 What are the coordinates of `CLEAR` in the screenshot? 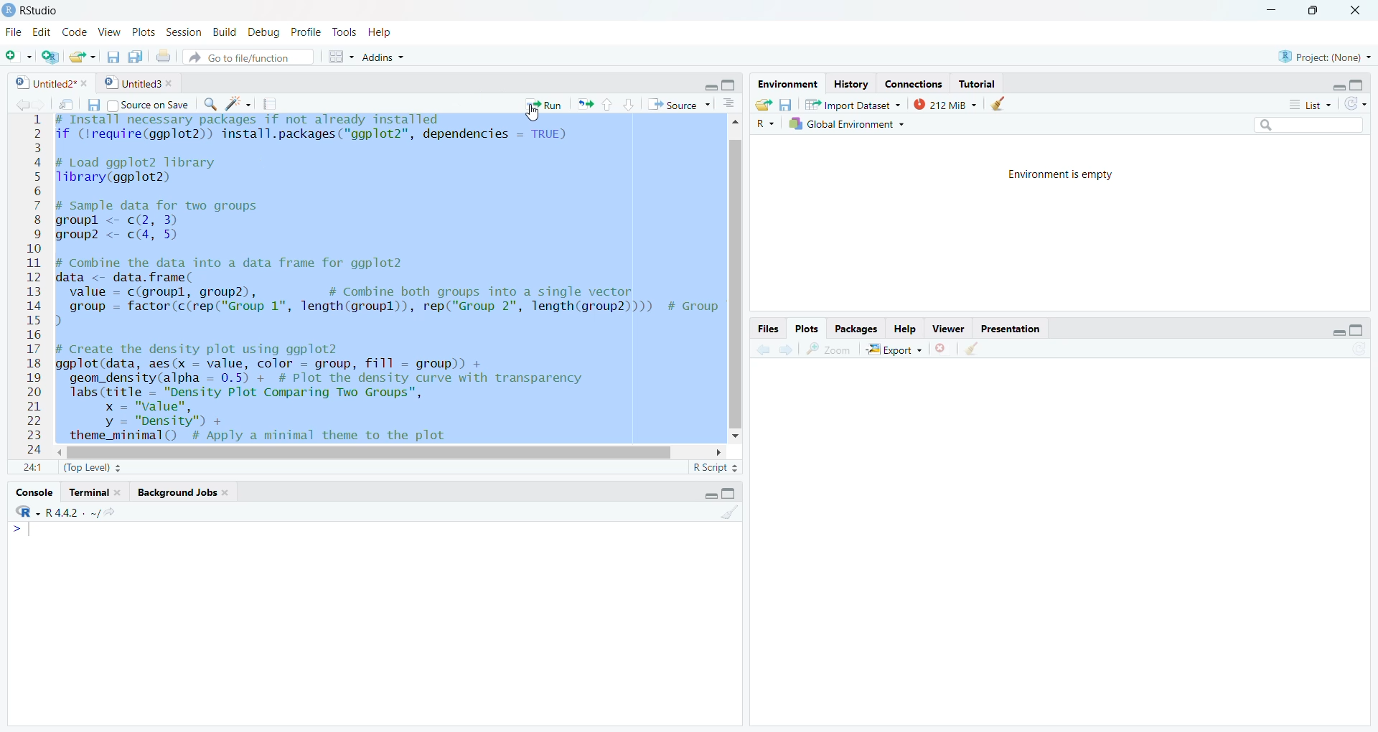 It's located at (979, 349).